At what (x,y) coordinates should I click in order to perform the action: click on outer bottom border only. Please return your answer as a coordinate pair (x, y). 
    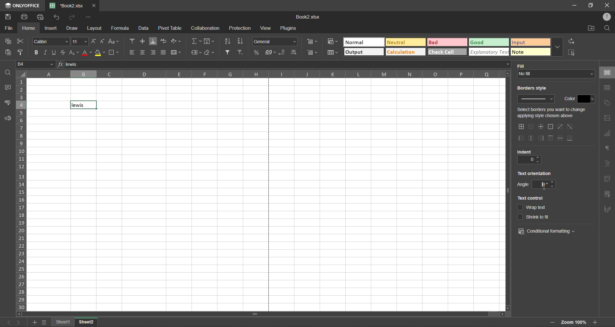
    Looking at the image, I should click on (571, 138).